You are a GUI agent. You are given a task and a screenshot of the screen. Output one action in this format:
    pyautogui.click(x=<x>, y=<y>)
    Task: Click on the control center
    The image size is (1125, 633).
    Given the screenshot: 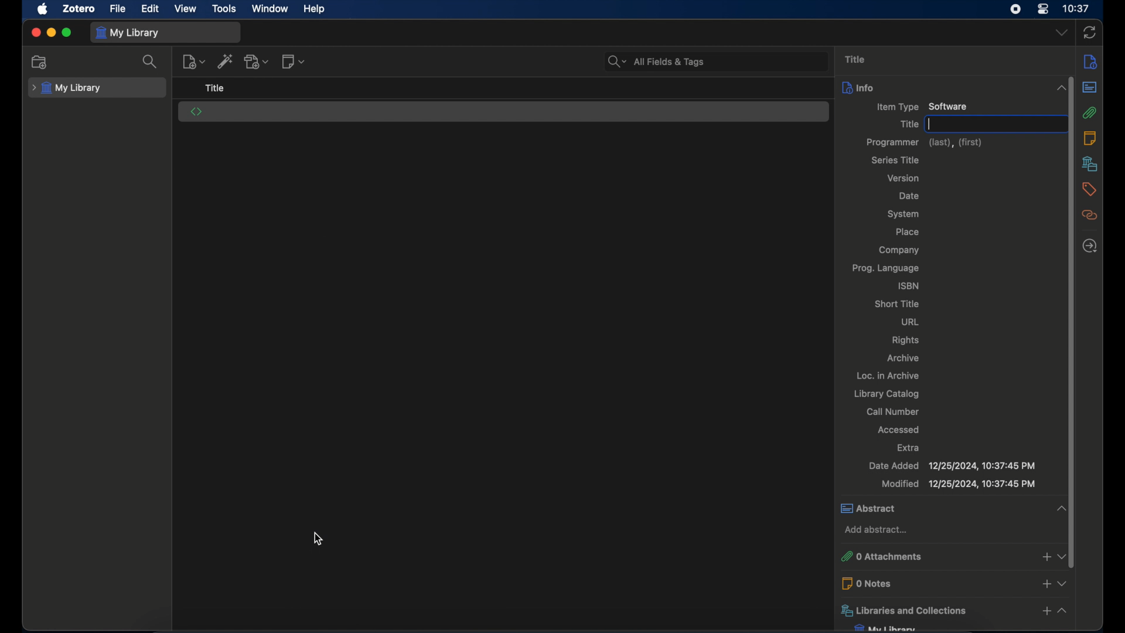 What is the action you would take?
    pyautogui.click(x=1044, y=10)
    